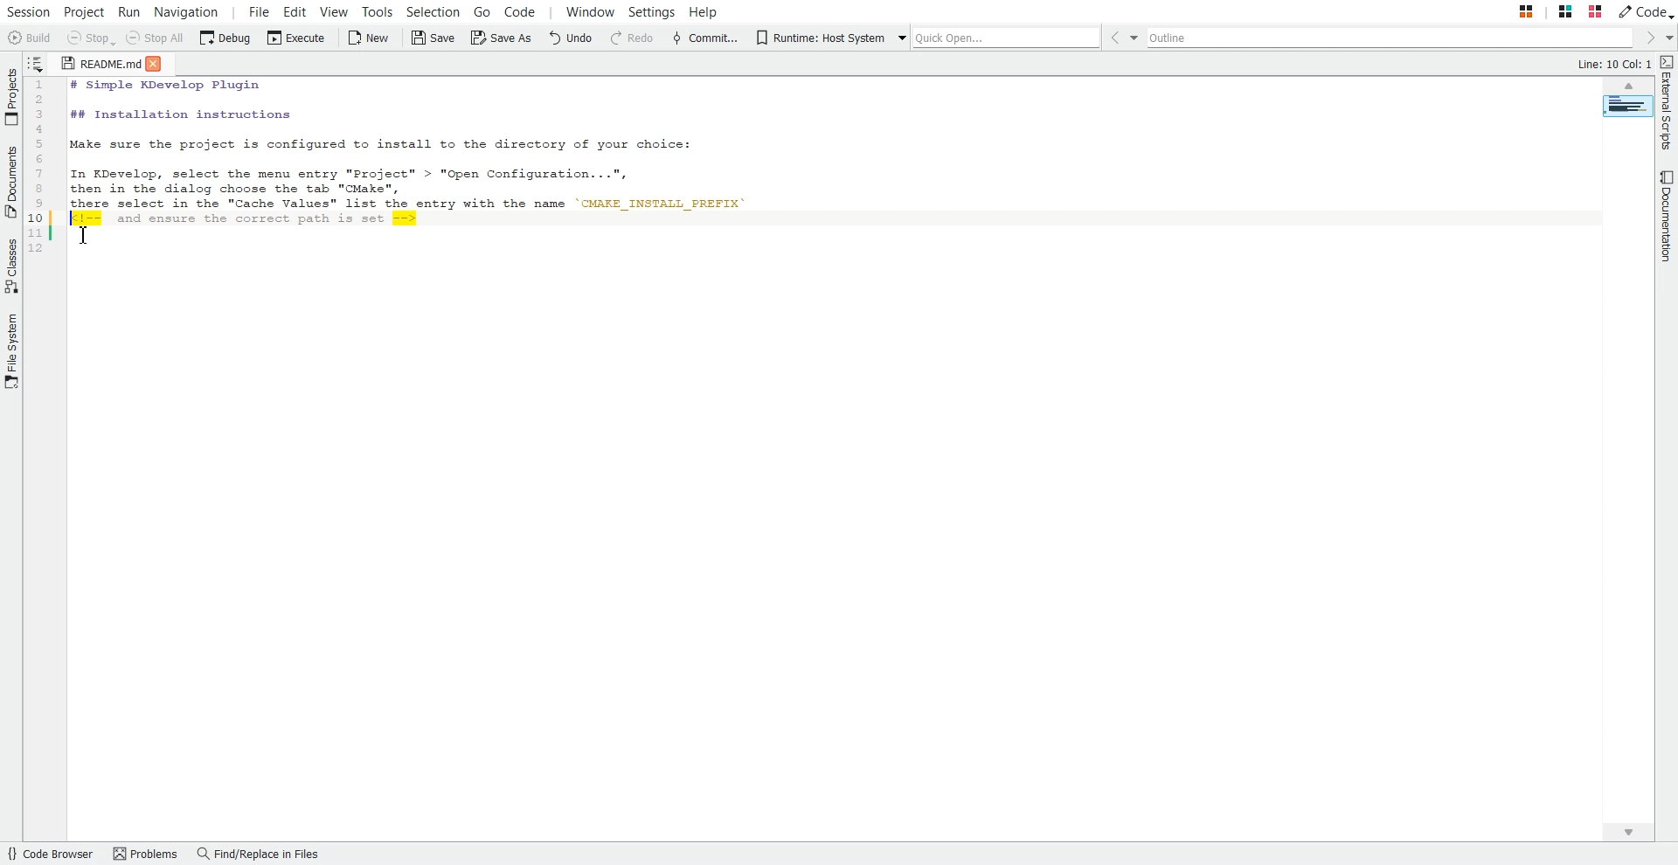 Image resolution: width=1678 pixels, height=865 pixels. Describe the element at coordinates (36, 63) in the screenshot. I see `Show sorted list` at that location.